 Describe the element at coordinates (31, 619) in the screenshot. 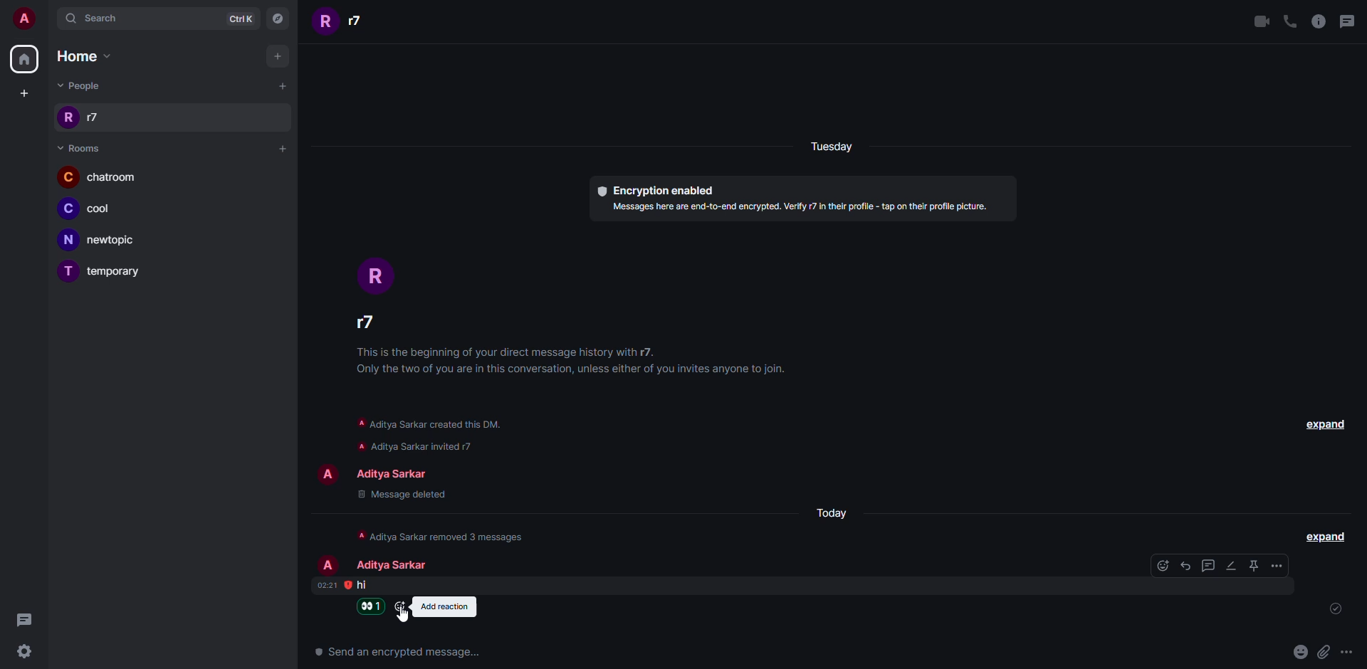

I see `threads` at that location.